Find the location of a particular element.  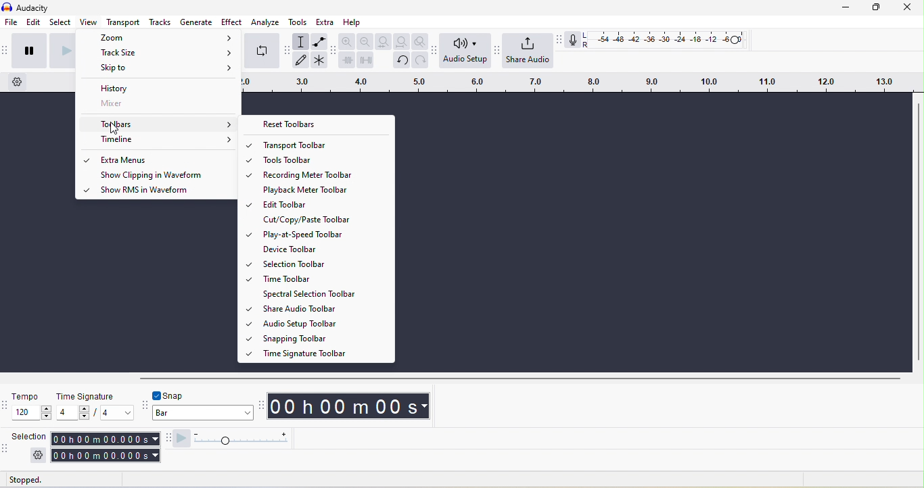

help is located at coordinates (352, 22).